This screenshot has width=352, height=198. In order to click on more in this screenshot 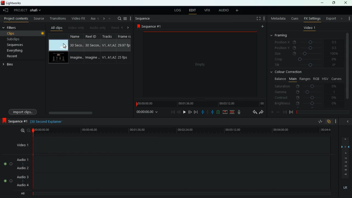, I will do `click(131, 18)`.